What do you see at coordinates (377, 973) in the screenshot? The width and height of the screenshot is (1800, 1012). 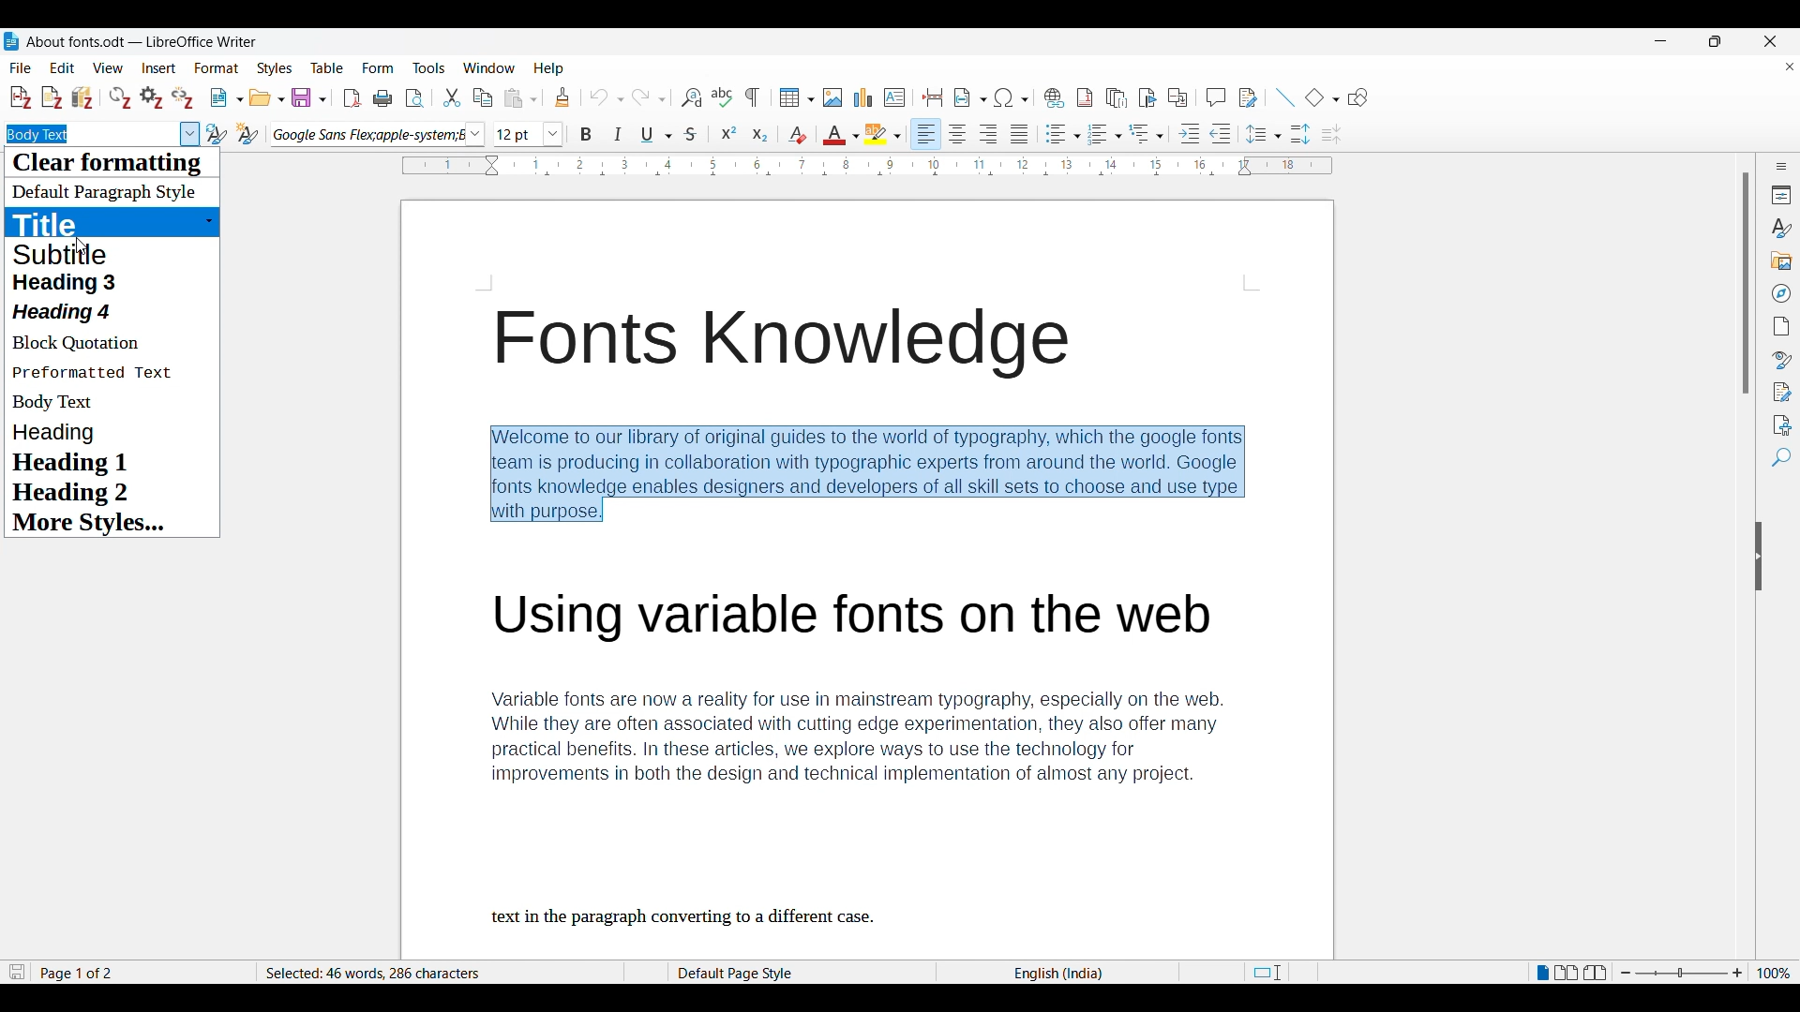 I see `Selected 46 words, 286 characters` at bounding box center [377, 973].